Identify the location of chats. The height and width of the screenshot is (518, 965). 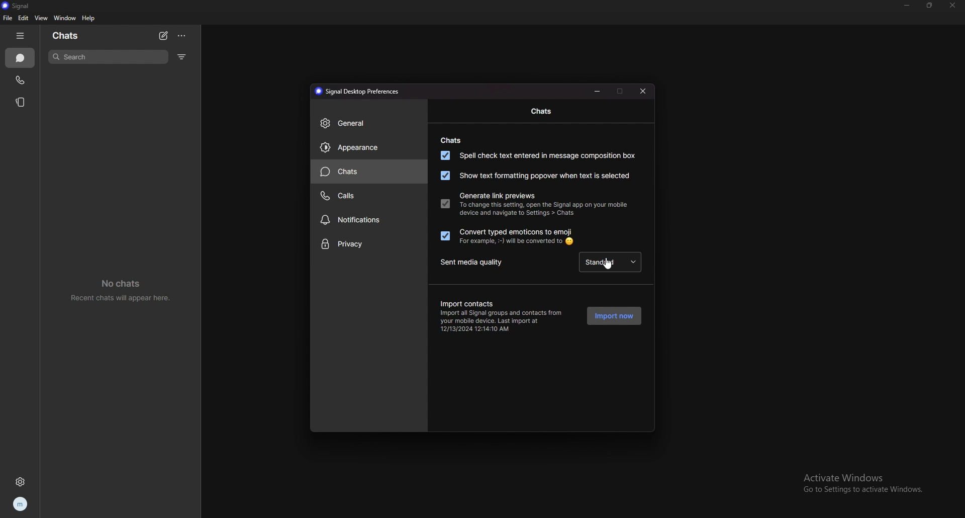
(543, 112).